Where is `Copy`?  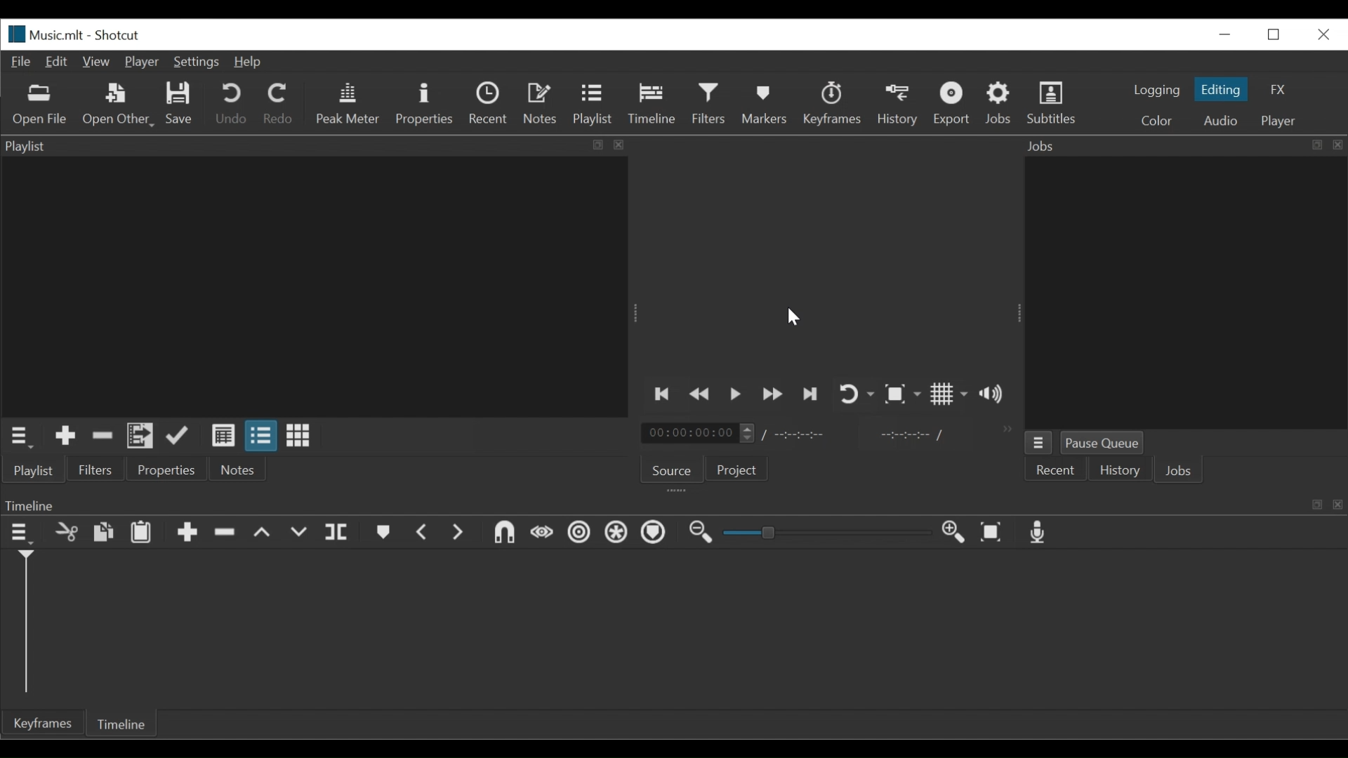 Copy is located at coordinates (103, 532).